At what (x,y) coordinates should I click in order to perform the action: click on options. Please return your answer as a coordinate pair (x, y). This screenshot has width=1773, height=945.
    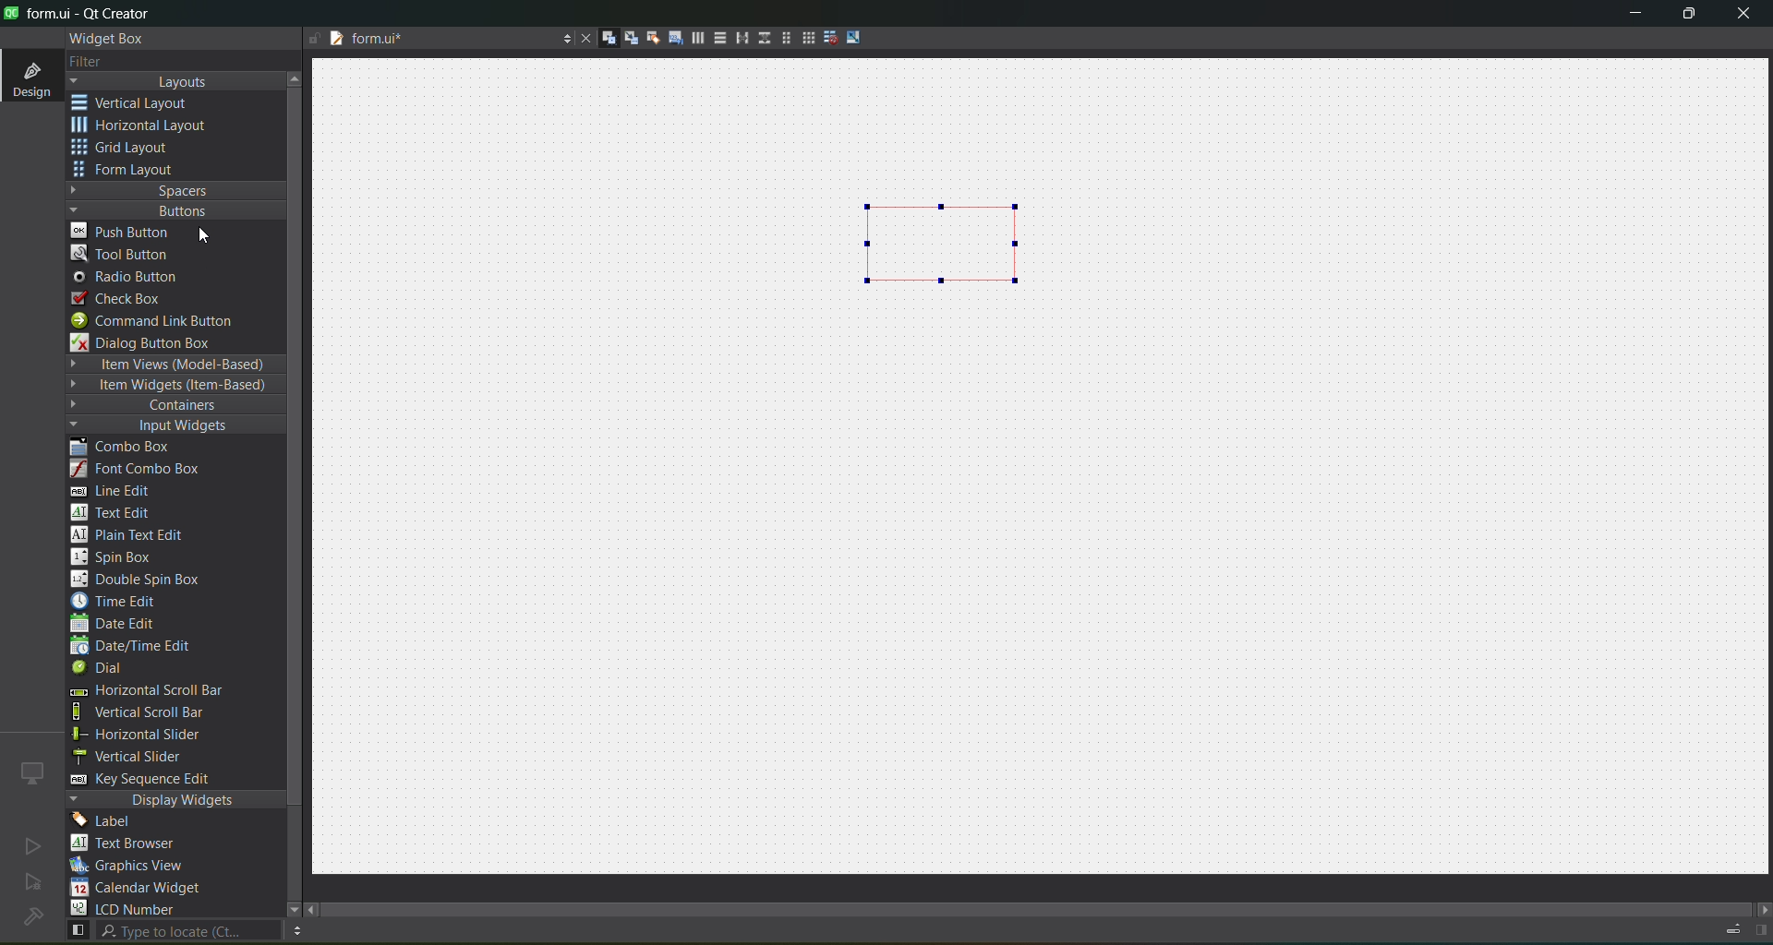
    Looking at the image, I should click on (561, 41).